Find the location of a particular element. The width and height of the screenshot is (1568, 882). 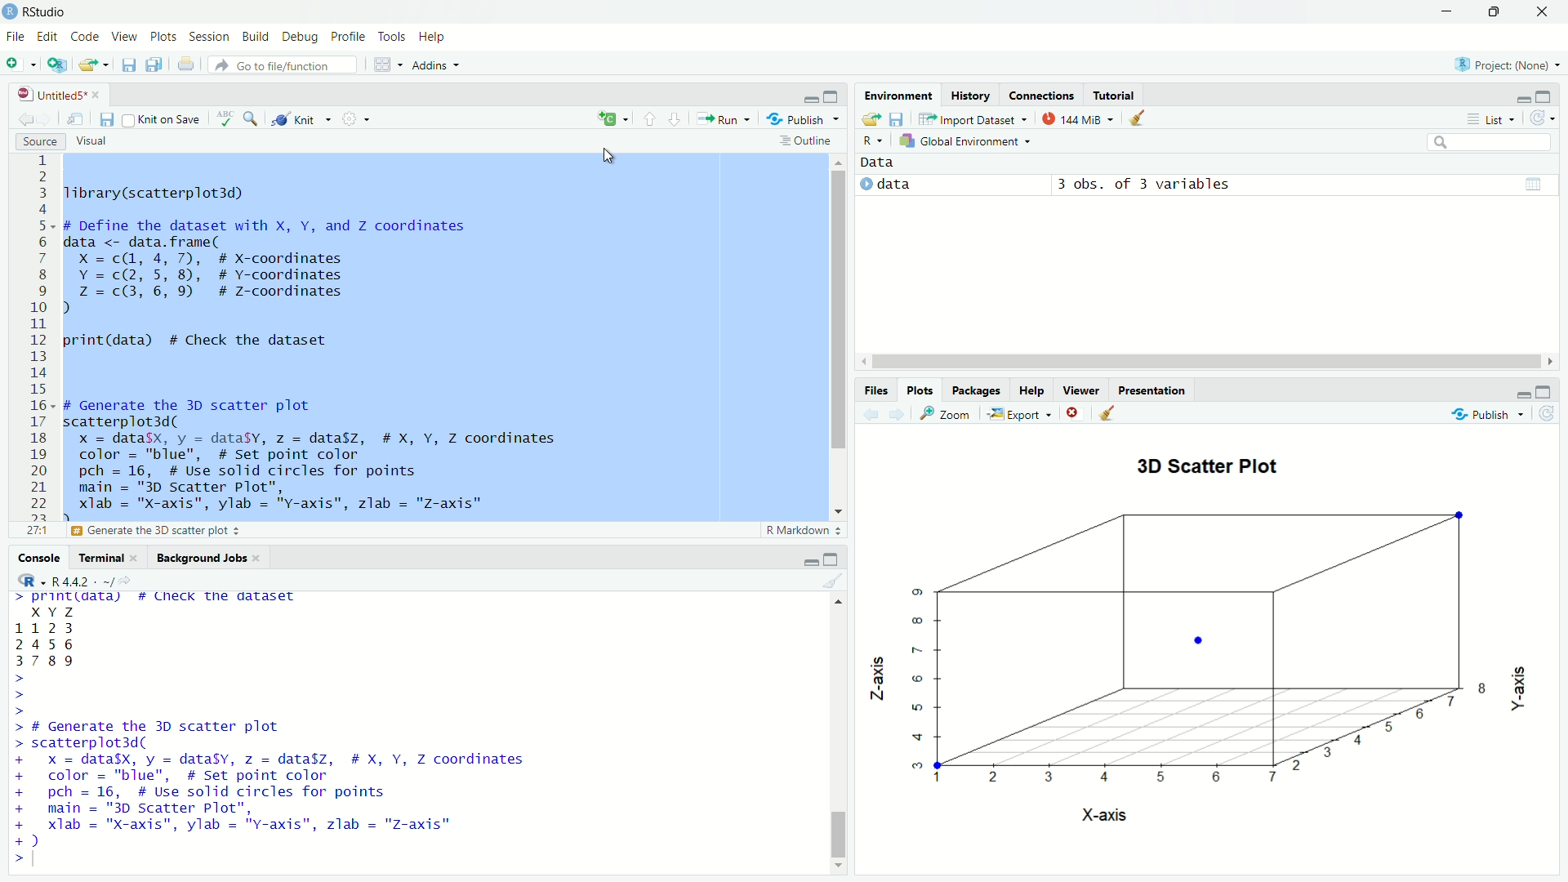

refresh the list of objects in the environment is located at coordinates (1548, 118).